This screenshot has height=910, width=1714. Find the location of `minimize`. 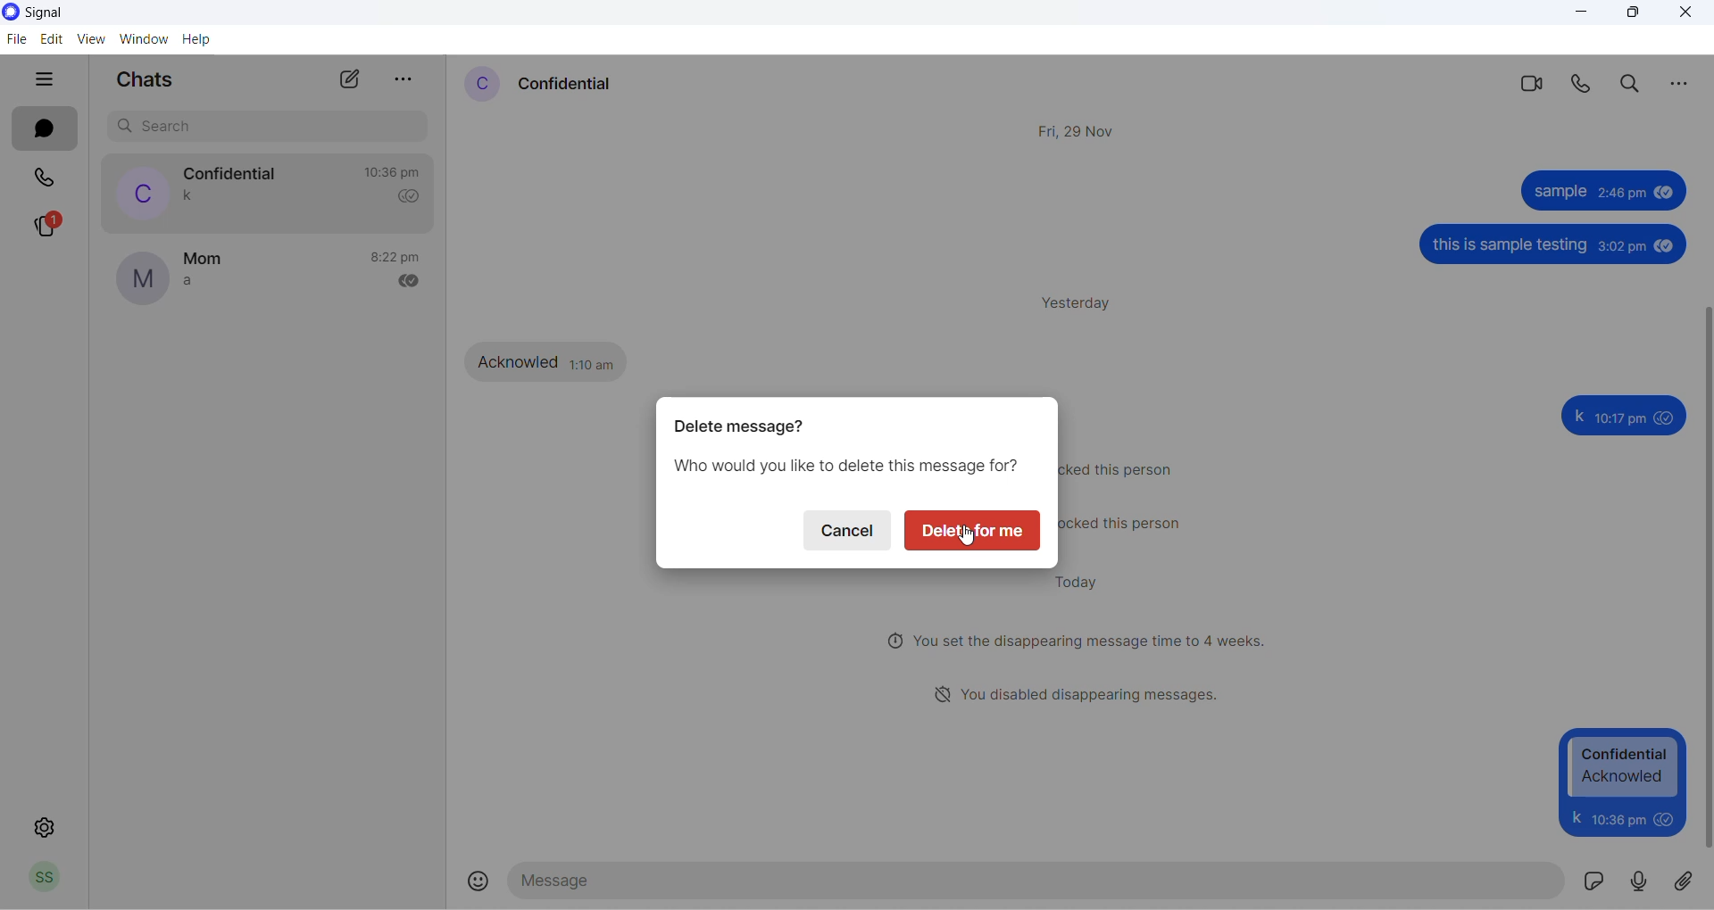

minimize is located at coordinates (1570, 14).